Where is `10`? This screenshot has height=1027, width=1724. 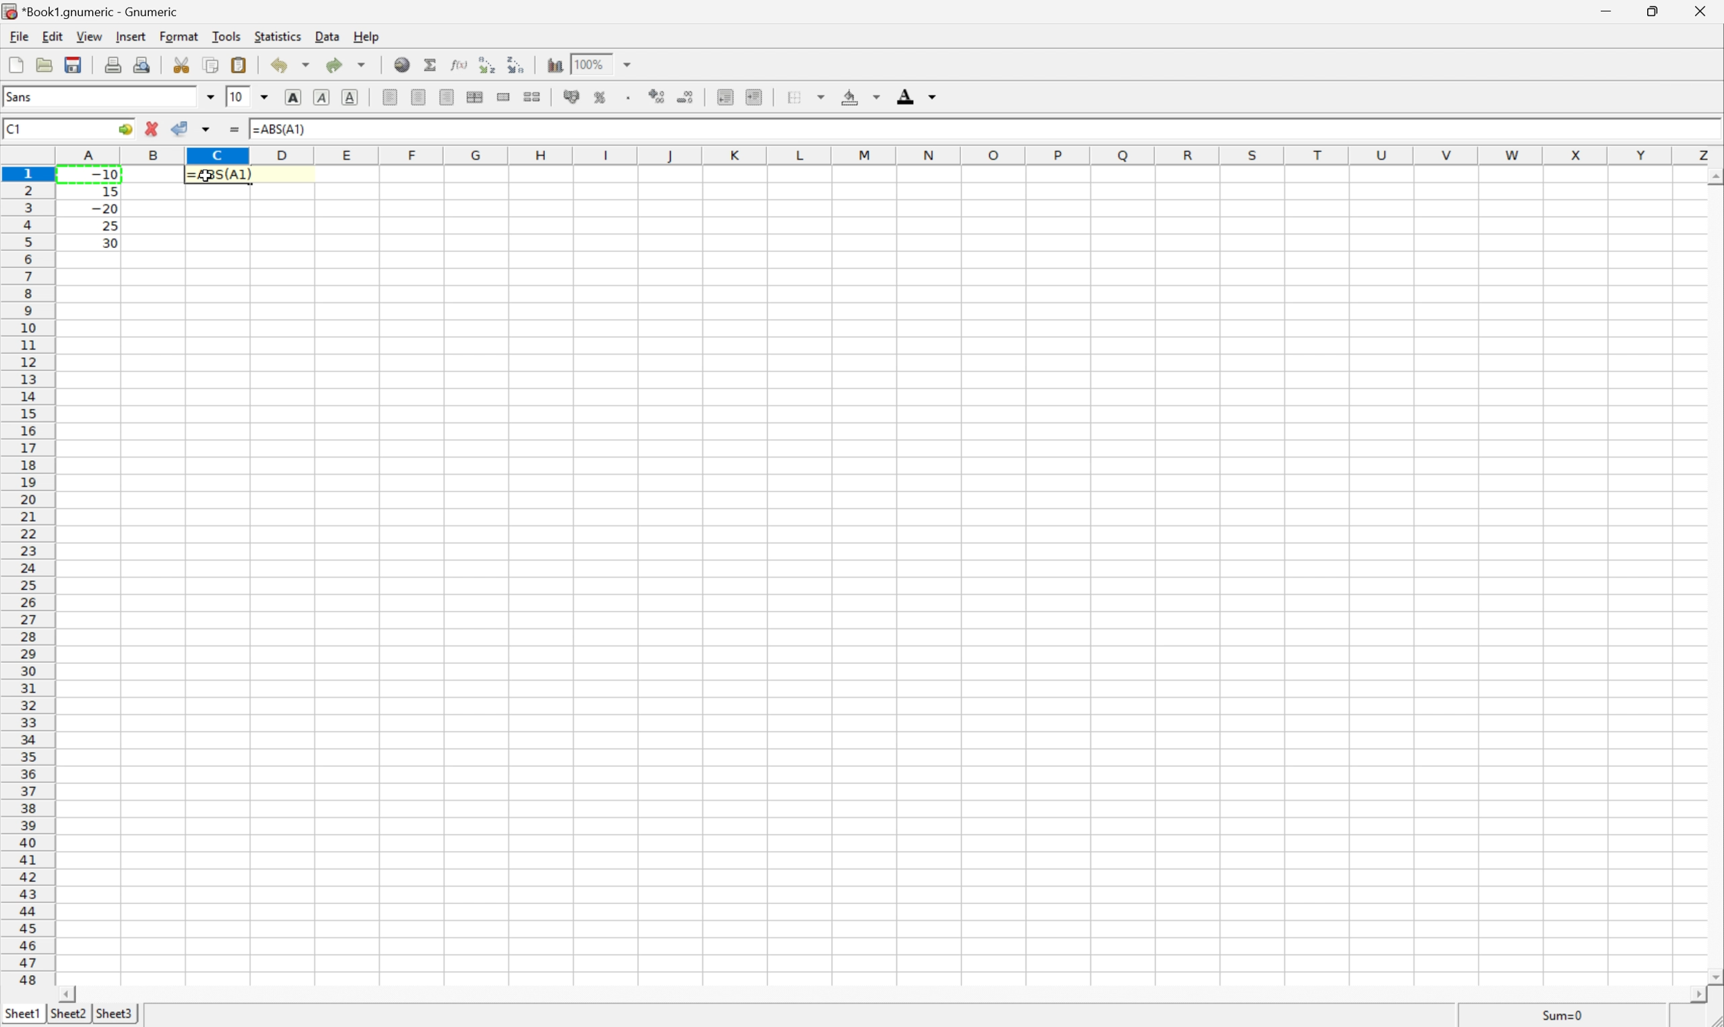
10 is located at coordinates (236, 97).